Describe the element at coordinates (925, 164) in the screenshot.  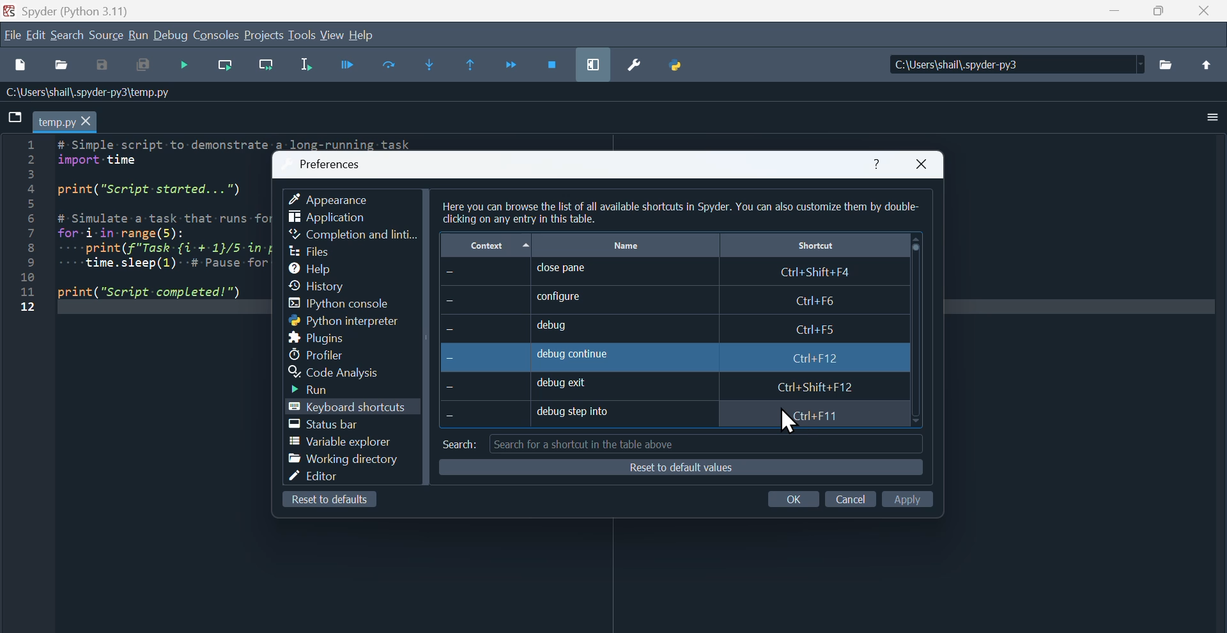
I see `Close` at that location.